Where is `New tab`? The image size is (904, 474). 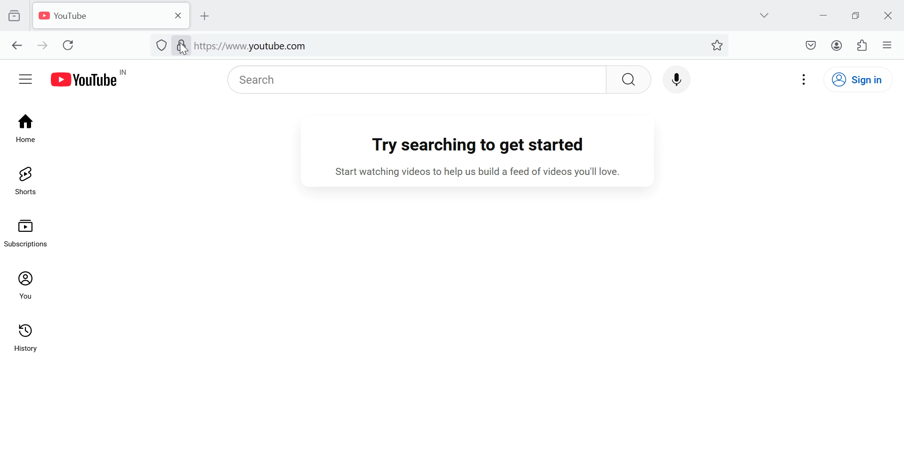
New tab is located at coordinates (210, 16).